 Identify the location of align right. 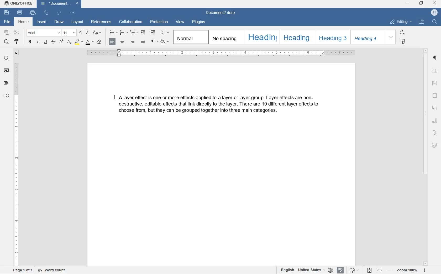
(112, 42).